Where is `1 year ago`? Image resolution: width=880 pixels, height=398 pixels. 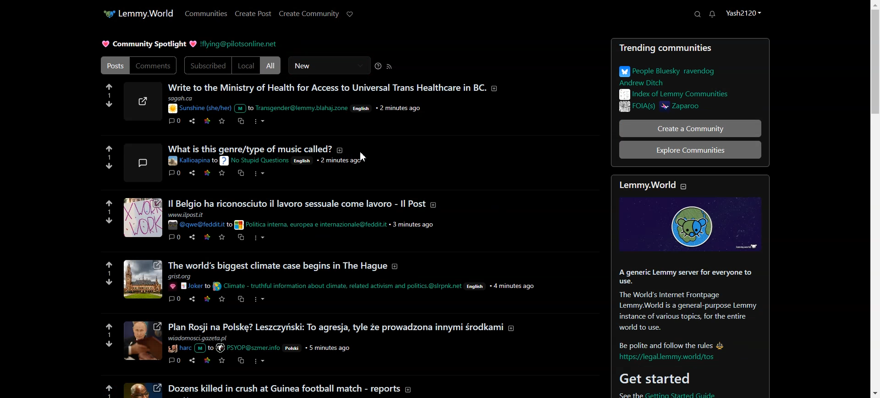 1 year ago is located at coordinates (415, 108).